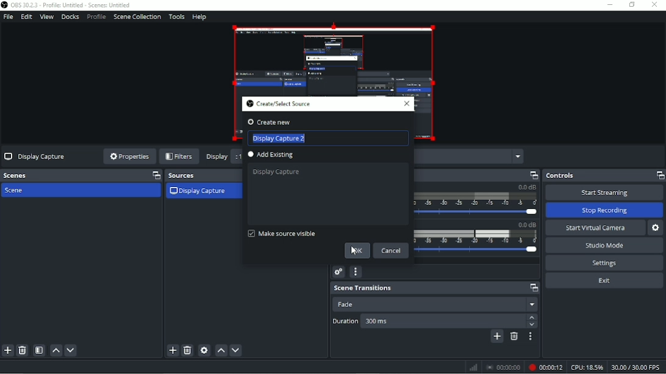  What do you see at coordinates (279, 103) in the screenshot?
I see `Create/select source` at bounding box center [279, 103].